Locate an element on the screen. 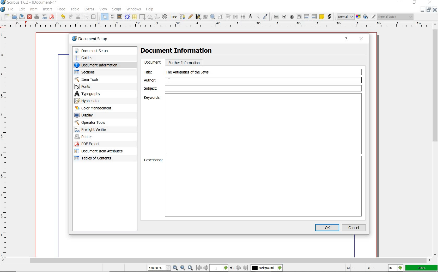  link text frames is located at coordinates (235, 17).